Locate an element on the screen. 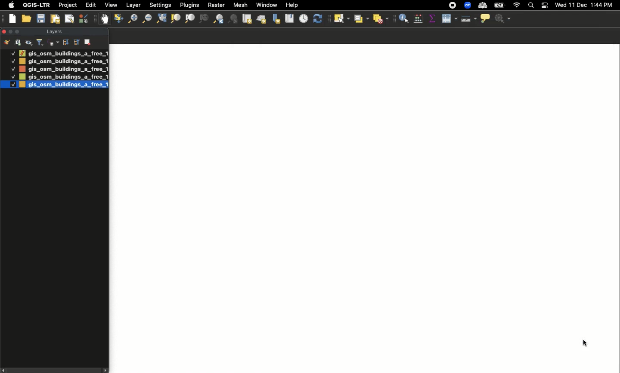 Image resolution: width=620 pixels, height=373 pixels. wed is located at coordinates (560, 6).